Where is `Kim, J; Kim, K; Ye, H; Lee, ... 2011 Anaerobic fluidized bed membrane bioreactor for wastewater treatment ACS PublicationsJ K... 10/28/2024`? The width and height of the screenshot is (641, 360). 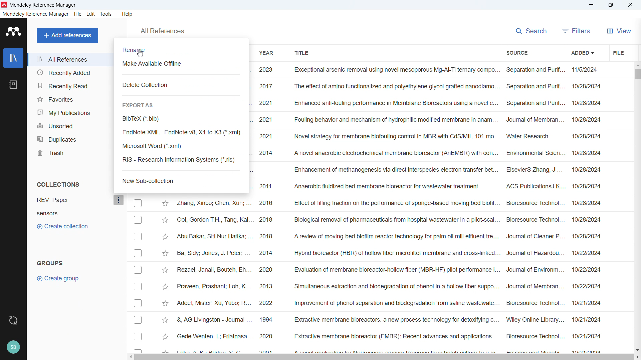
Kim, J; Kim, K; Ye, H; Lee, ... 2011 Anaerobic fluidized bed membrane bioreactor for wastewater treatment ACS PublicationsJ K... 10/28/2024 is located at coordinates (427, 186).